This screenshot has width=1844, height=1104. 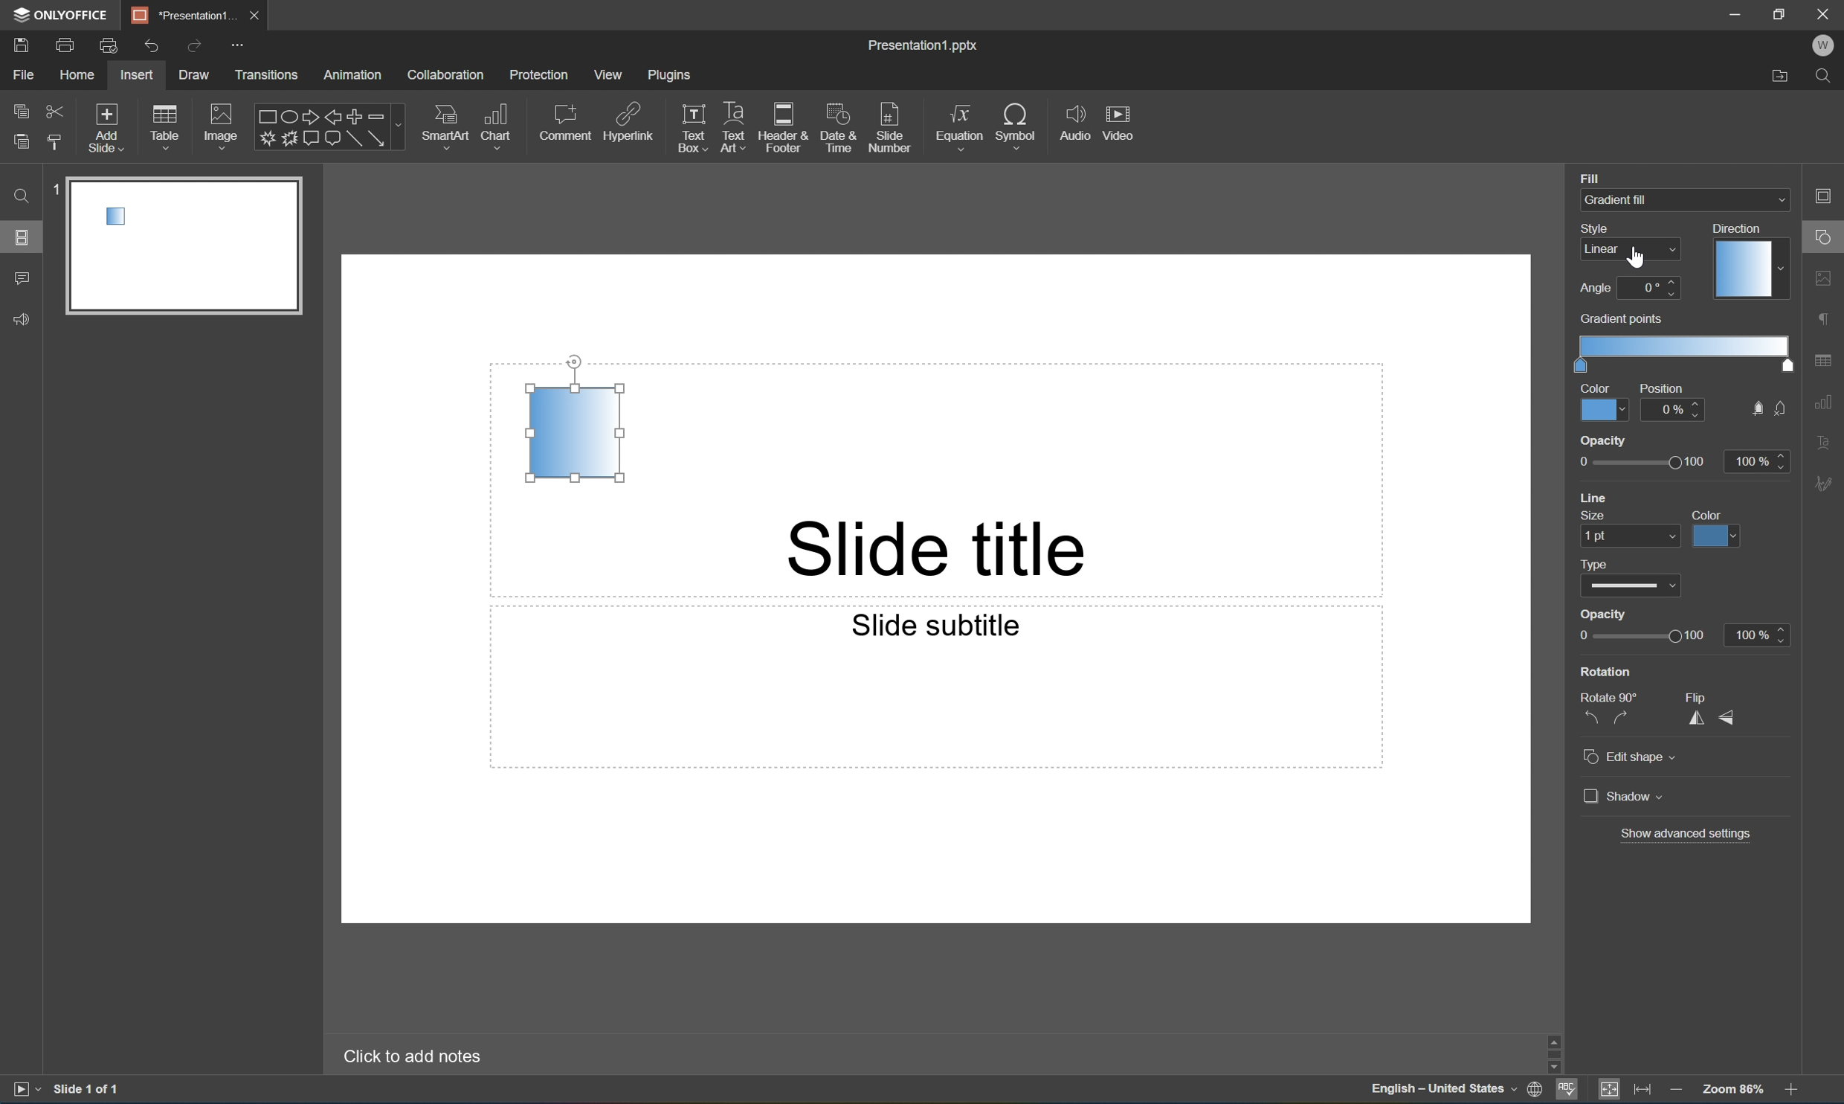 What do you see at coordinates (1631, 760) in the screenshot?
I see `Edit shape` at bounding box center [1631, 760].